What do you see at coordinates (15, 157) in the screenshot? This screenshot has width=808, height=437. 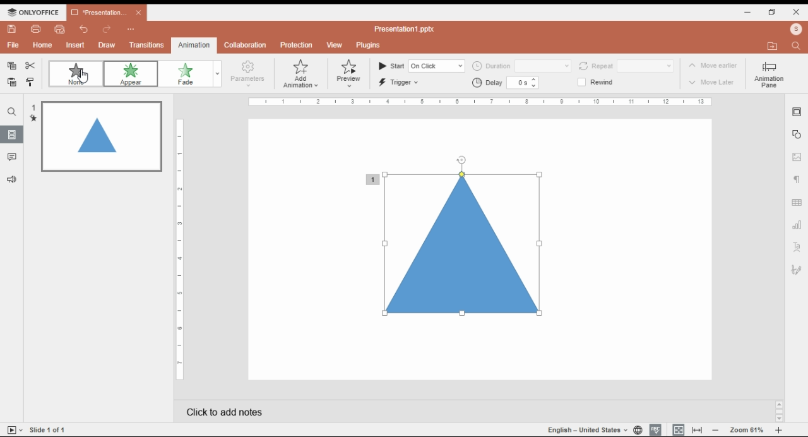 I see `comments` at bounding box center [15, 157].